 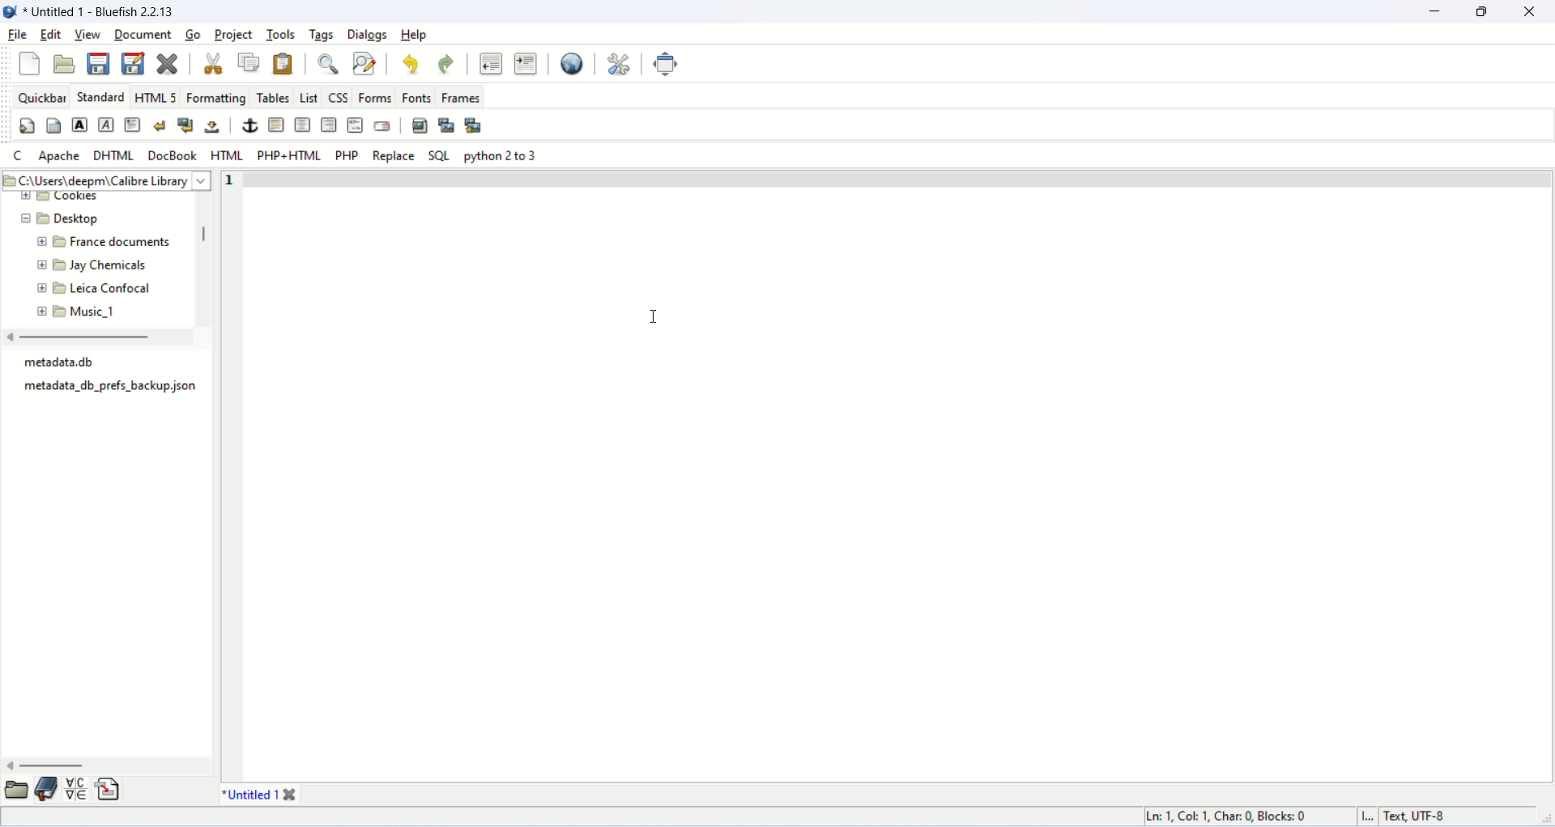 What do you see at coordinates (99, 97) in the screenshot?
I see `standard` at bounding box center [99, 97].